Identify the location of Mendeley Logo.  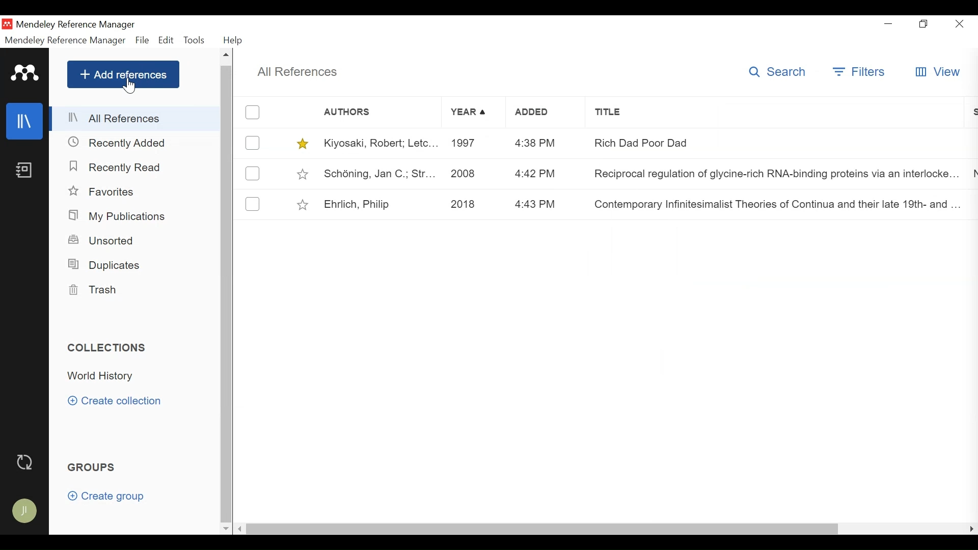
(25, 73).